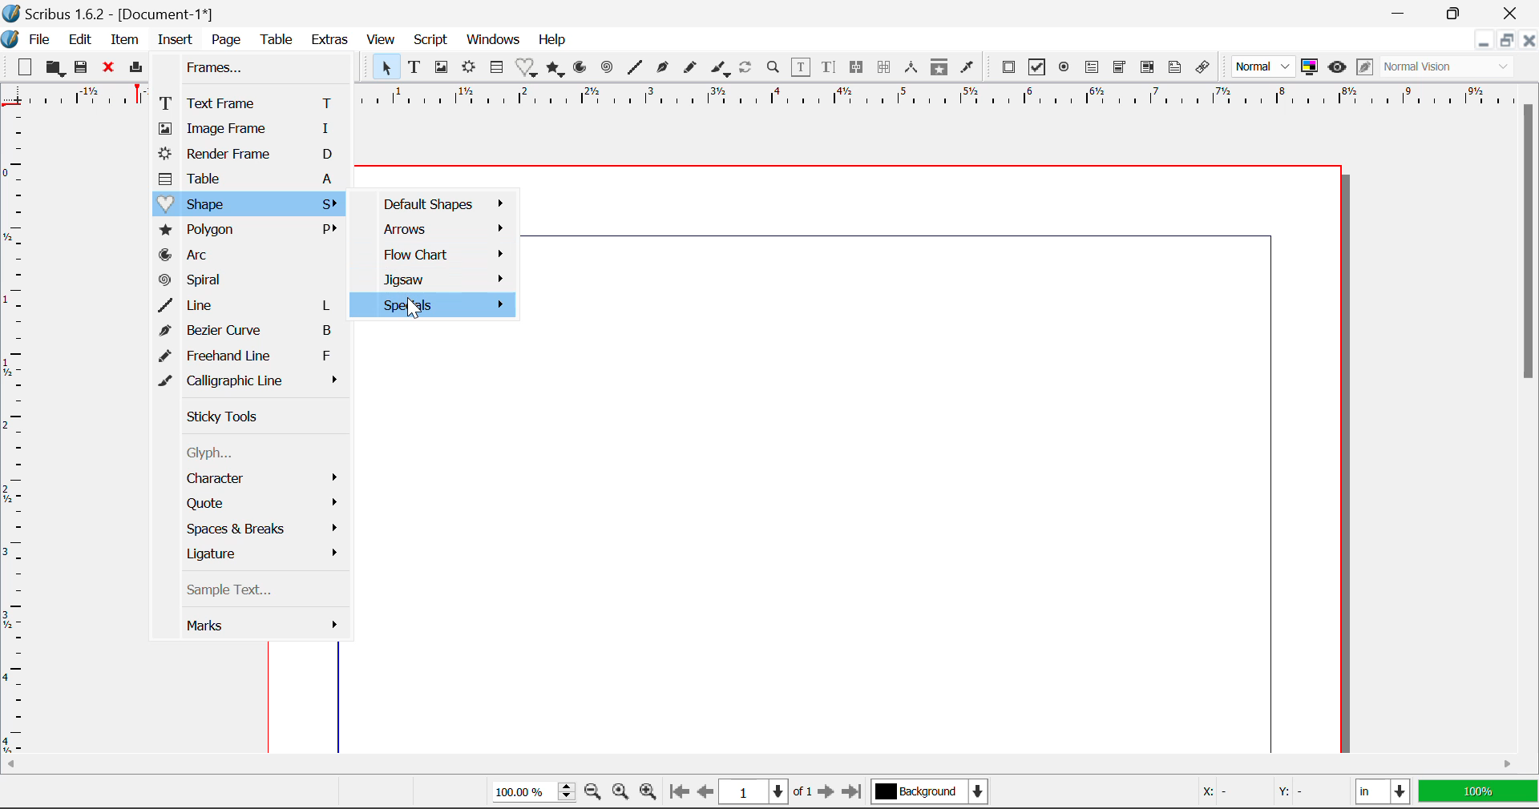 The width and height of the screenshot is (1539, 809). Describe the element at coordinates (932, 793) in the screenshot. I see `Background` at that location.